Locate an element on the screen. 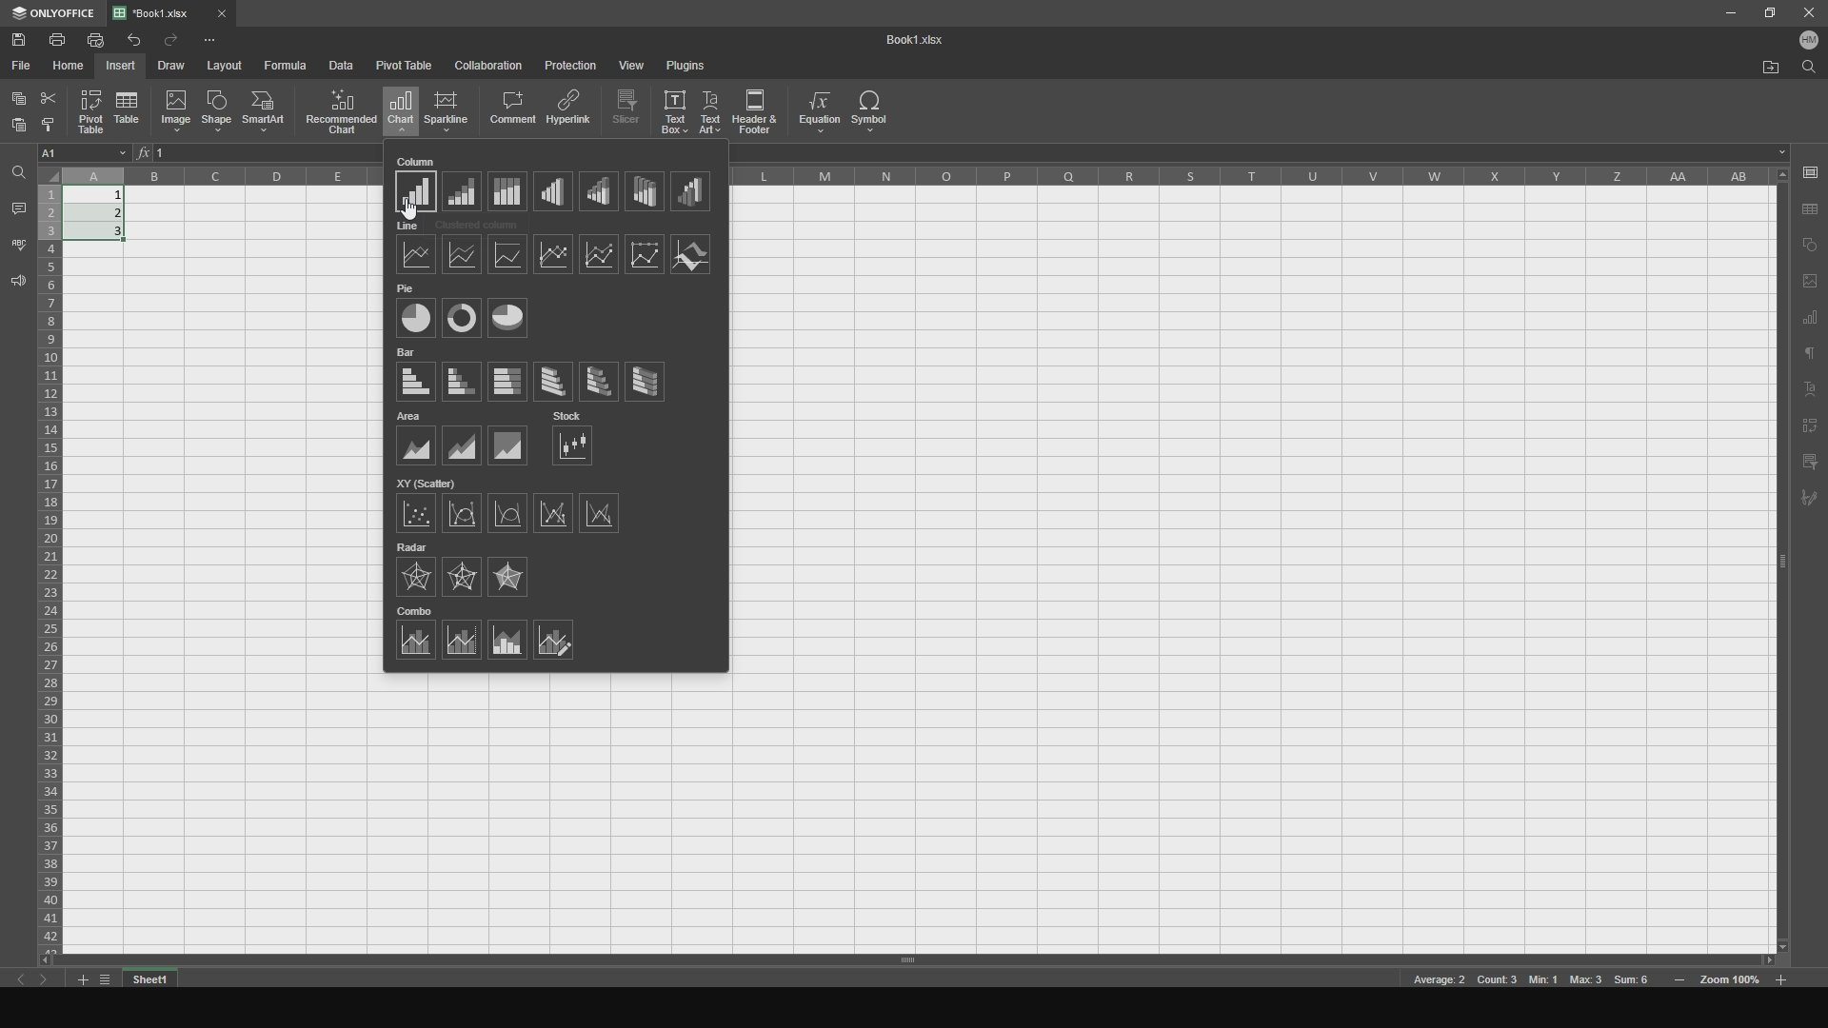 The width and height of the screenshot is (1828, 1028). cursor is located at coordinates (424, 210).